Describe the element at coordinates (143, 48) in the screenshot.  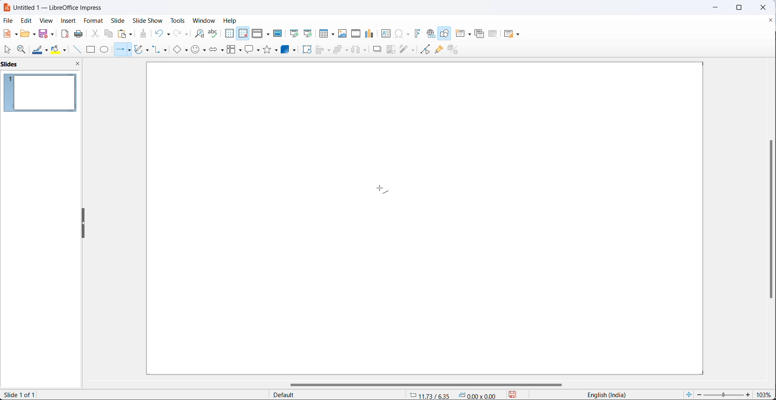
I see `curve and polygons` at that location.